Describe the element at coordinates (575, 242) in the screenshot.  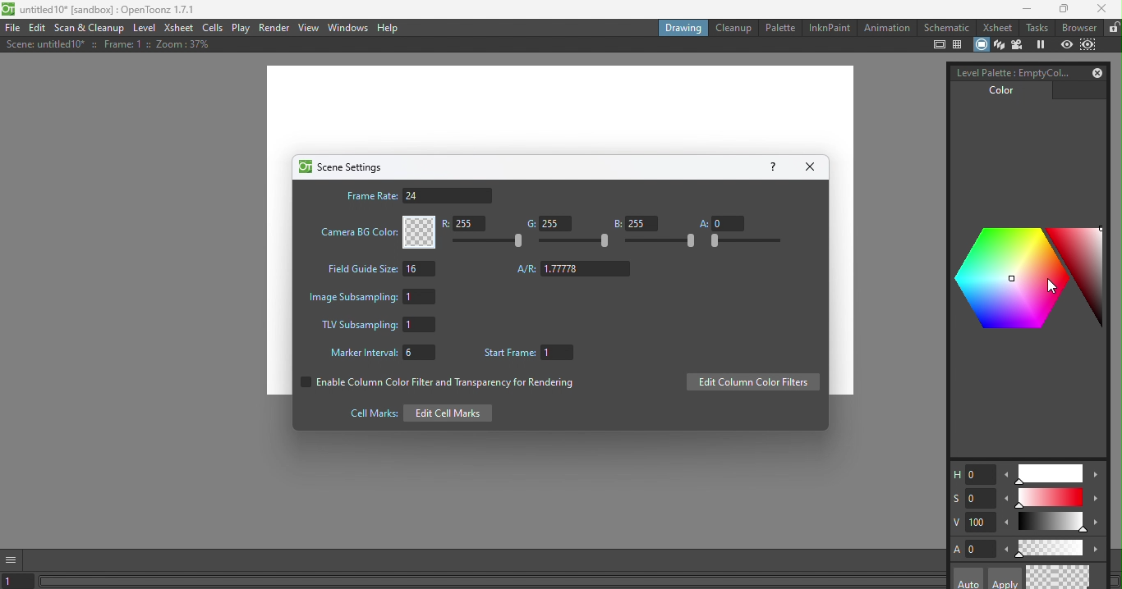
I see `Slide bar` at that location.